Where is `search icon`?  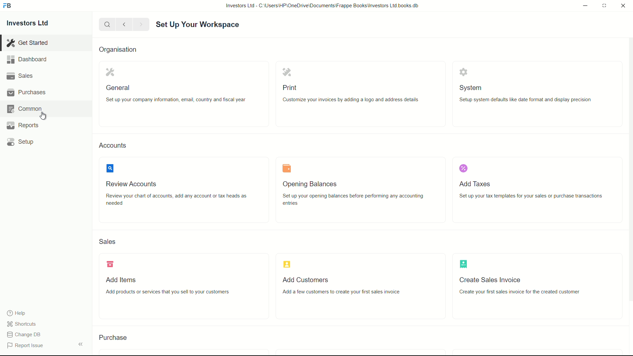 search icon is located at coordinates (109, 168).